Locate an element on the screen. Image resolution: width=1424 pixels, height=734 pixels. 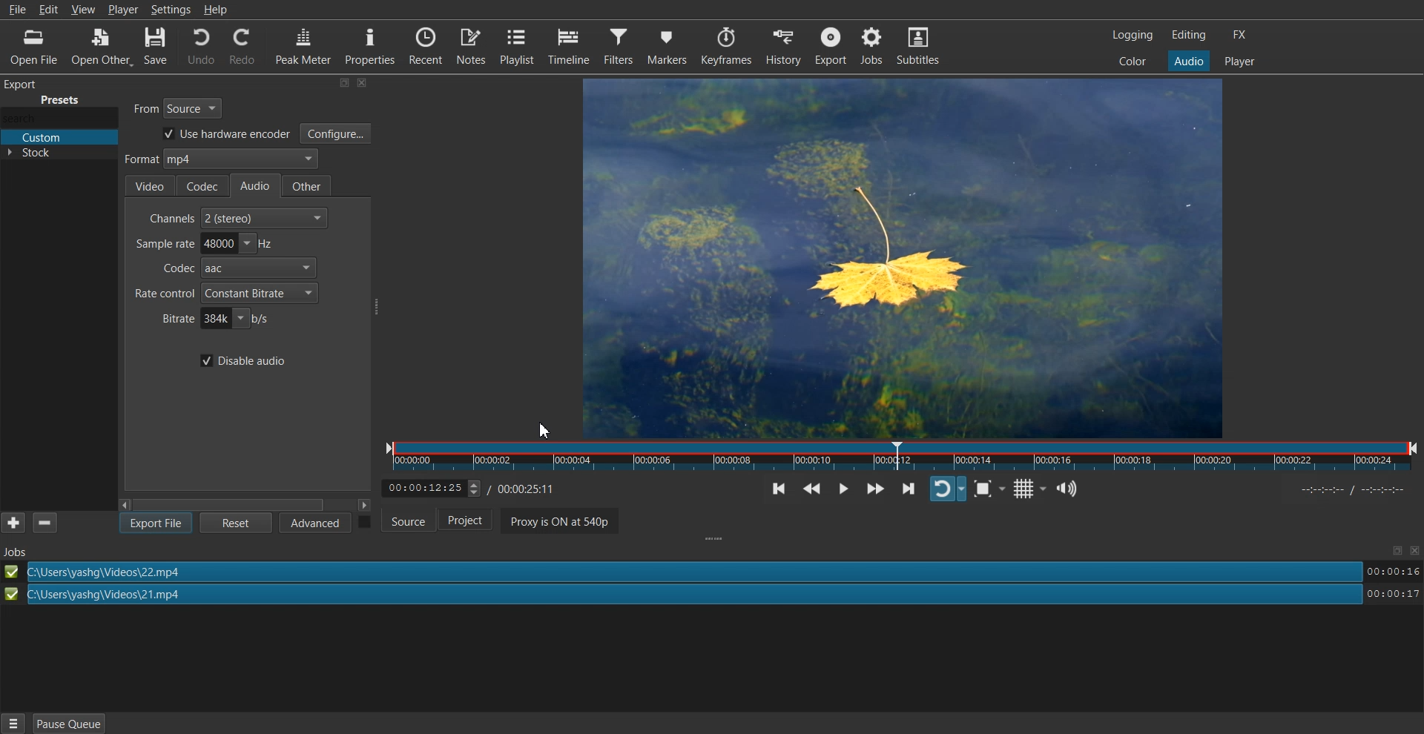
Recent is located at coordinates (427, 46).